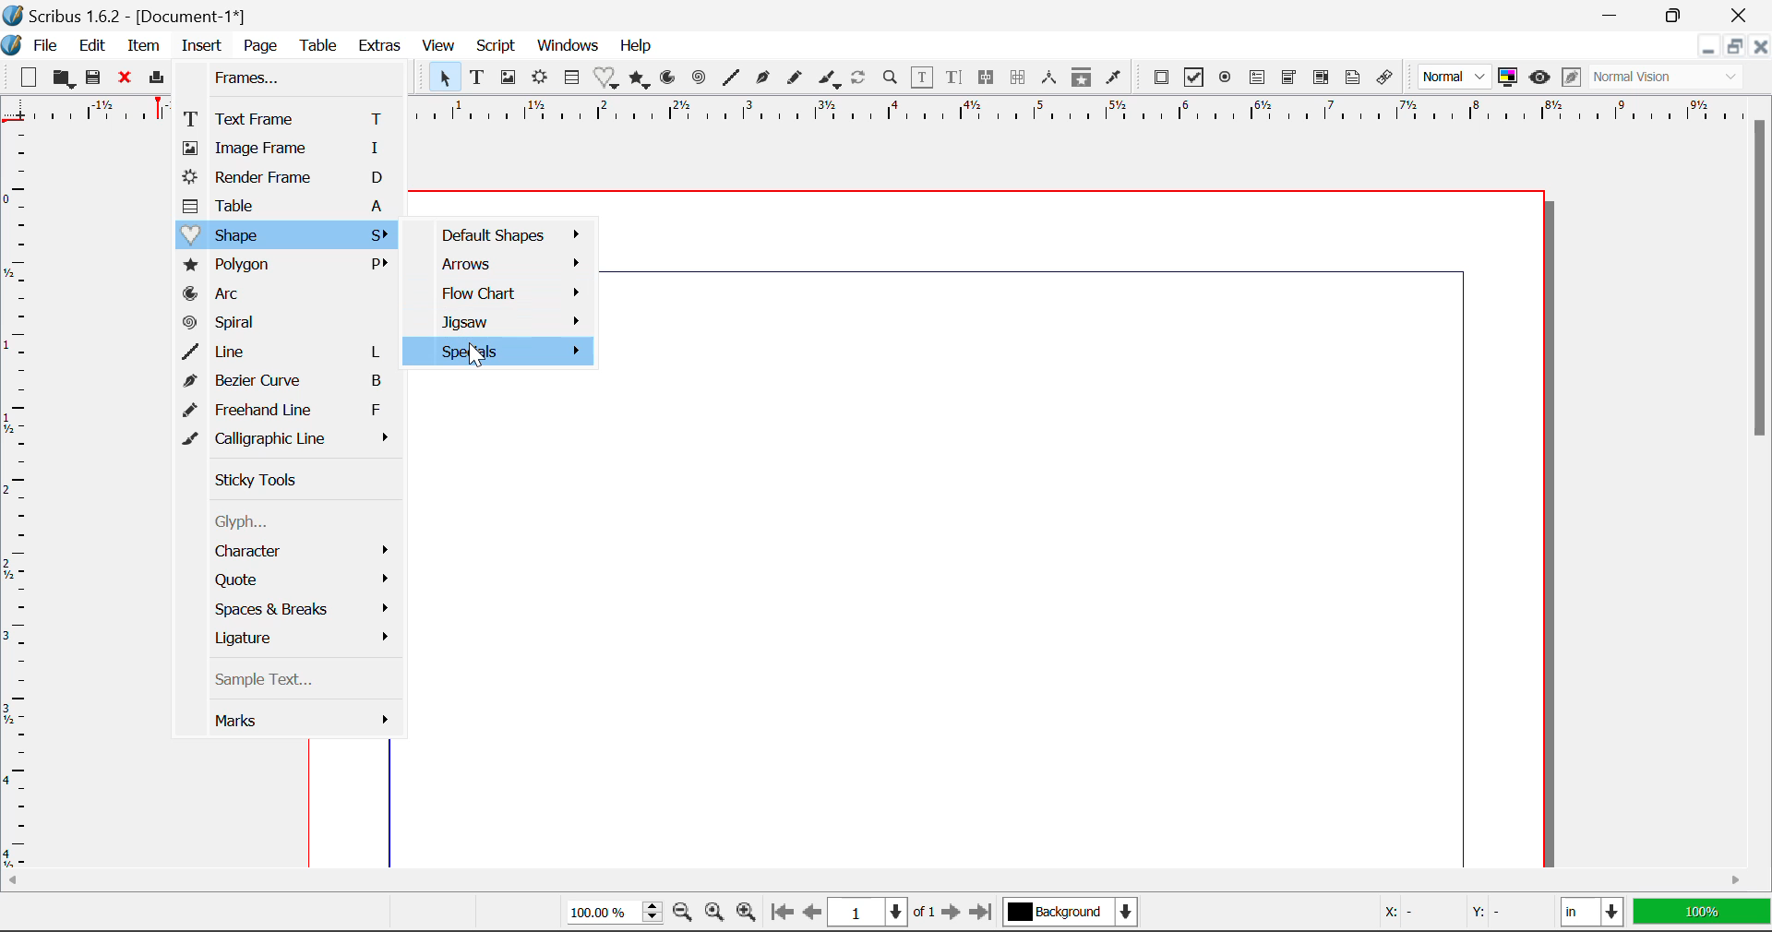 This screenshot has height=932, width=1772. I want to click on Windows, so click(569, 46).